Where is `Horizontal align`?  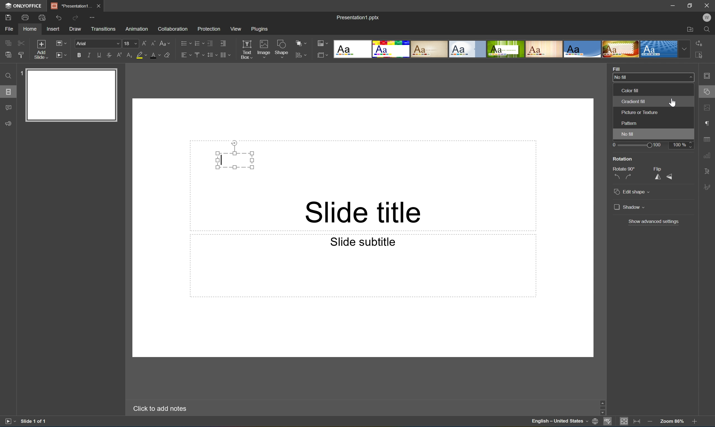 Horizontal align is located at coordinates (186, 56).